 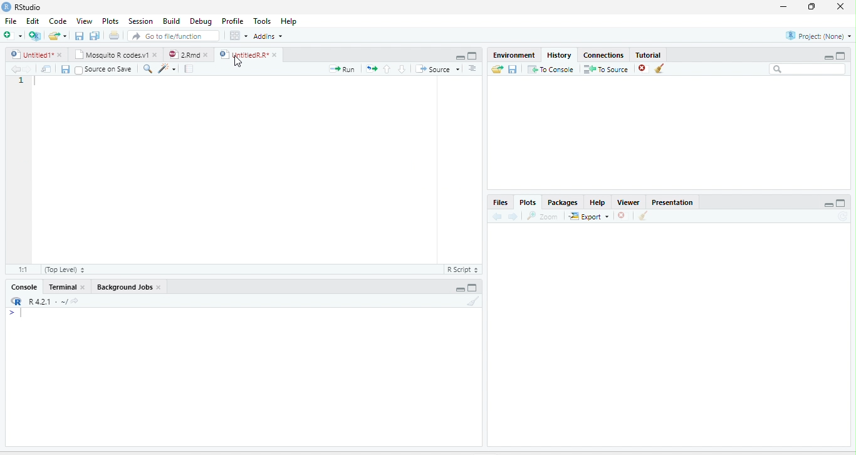 What do you see at coordinates (24, 287) in the screenshot?
I see `Console` at bounding box center [24, 287].